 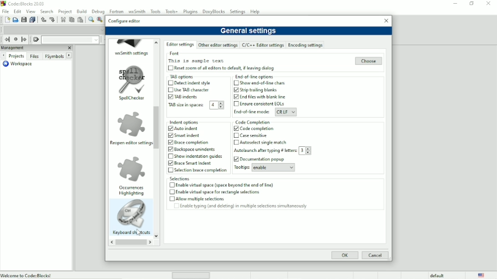 What do you see at coordinates (220, 105) in the screenshot?
I see `Drop down` at bounding box center [220, 105].